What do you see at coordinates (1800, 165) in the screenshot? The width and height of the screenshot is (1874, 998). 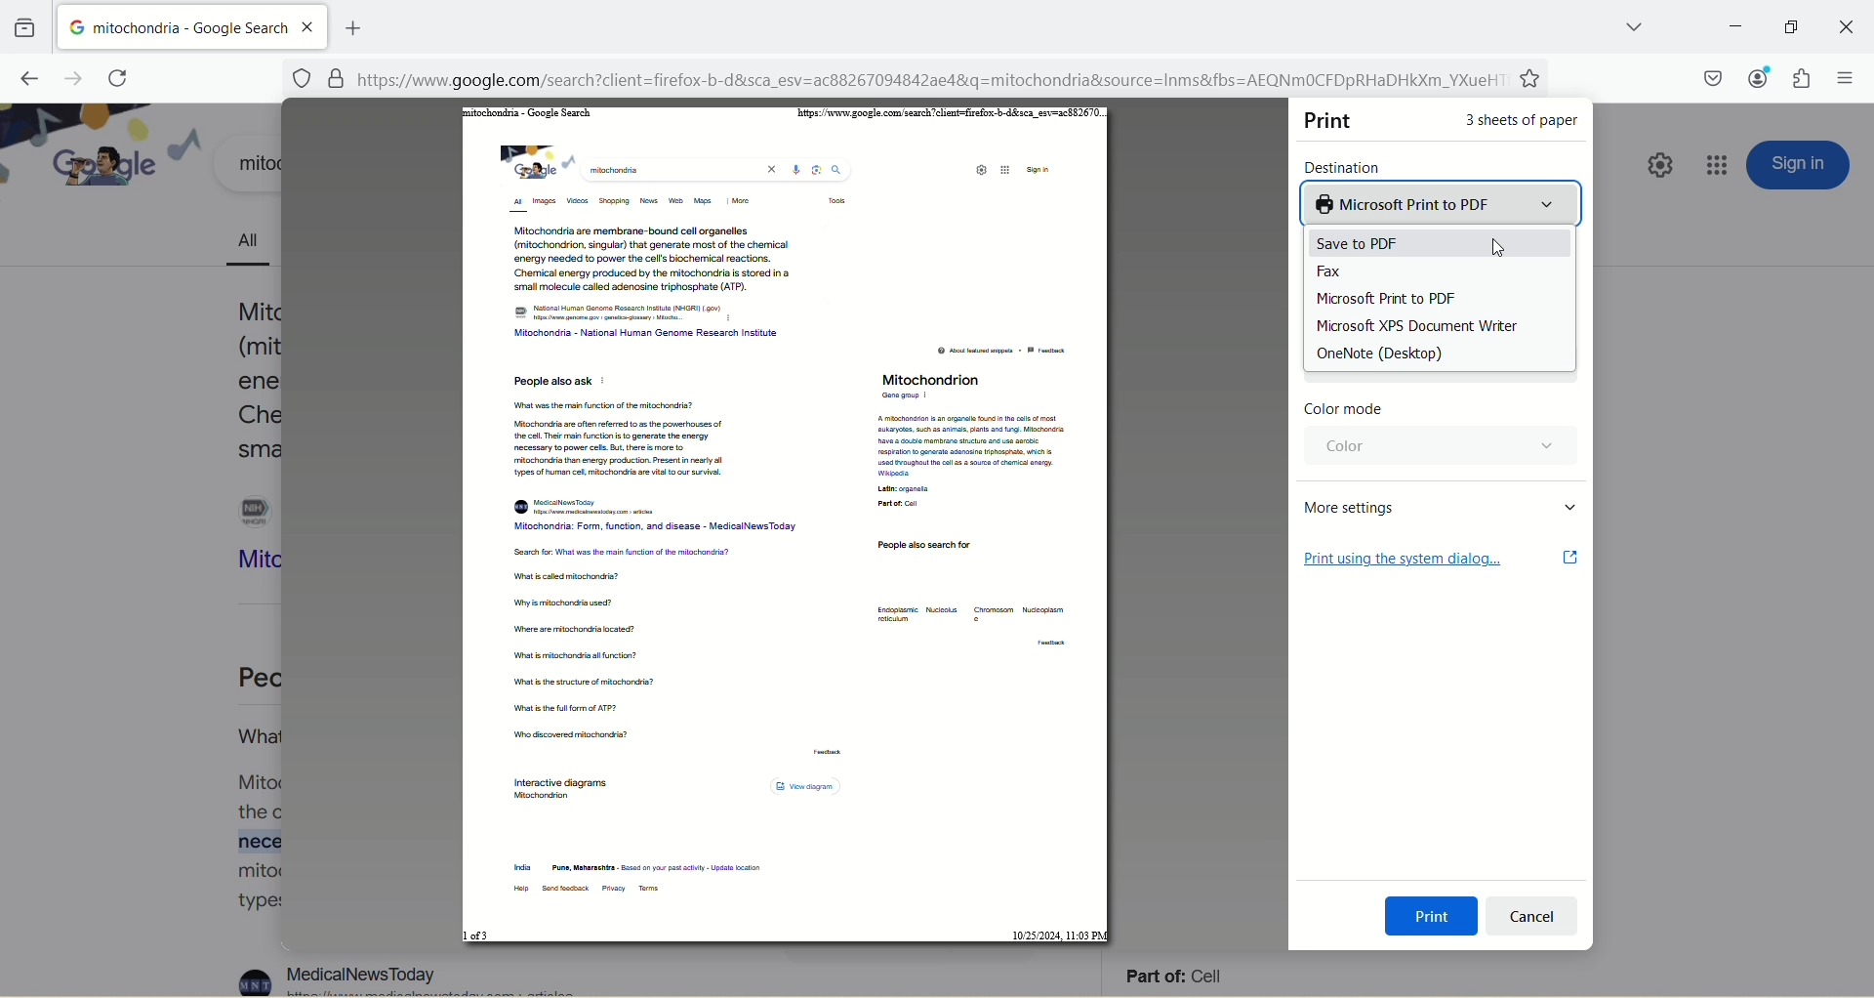 I see `sign in` at bounding box center [1800, 165].